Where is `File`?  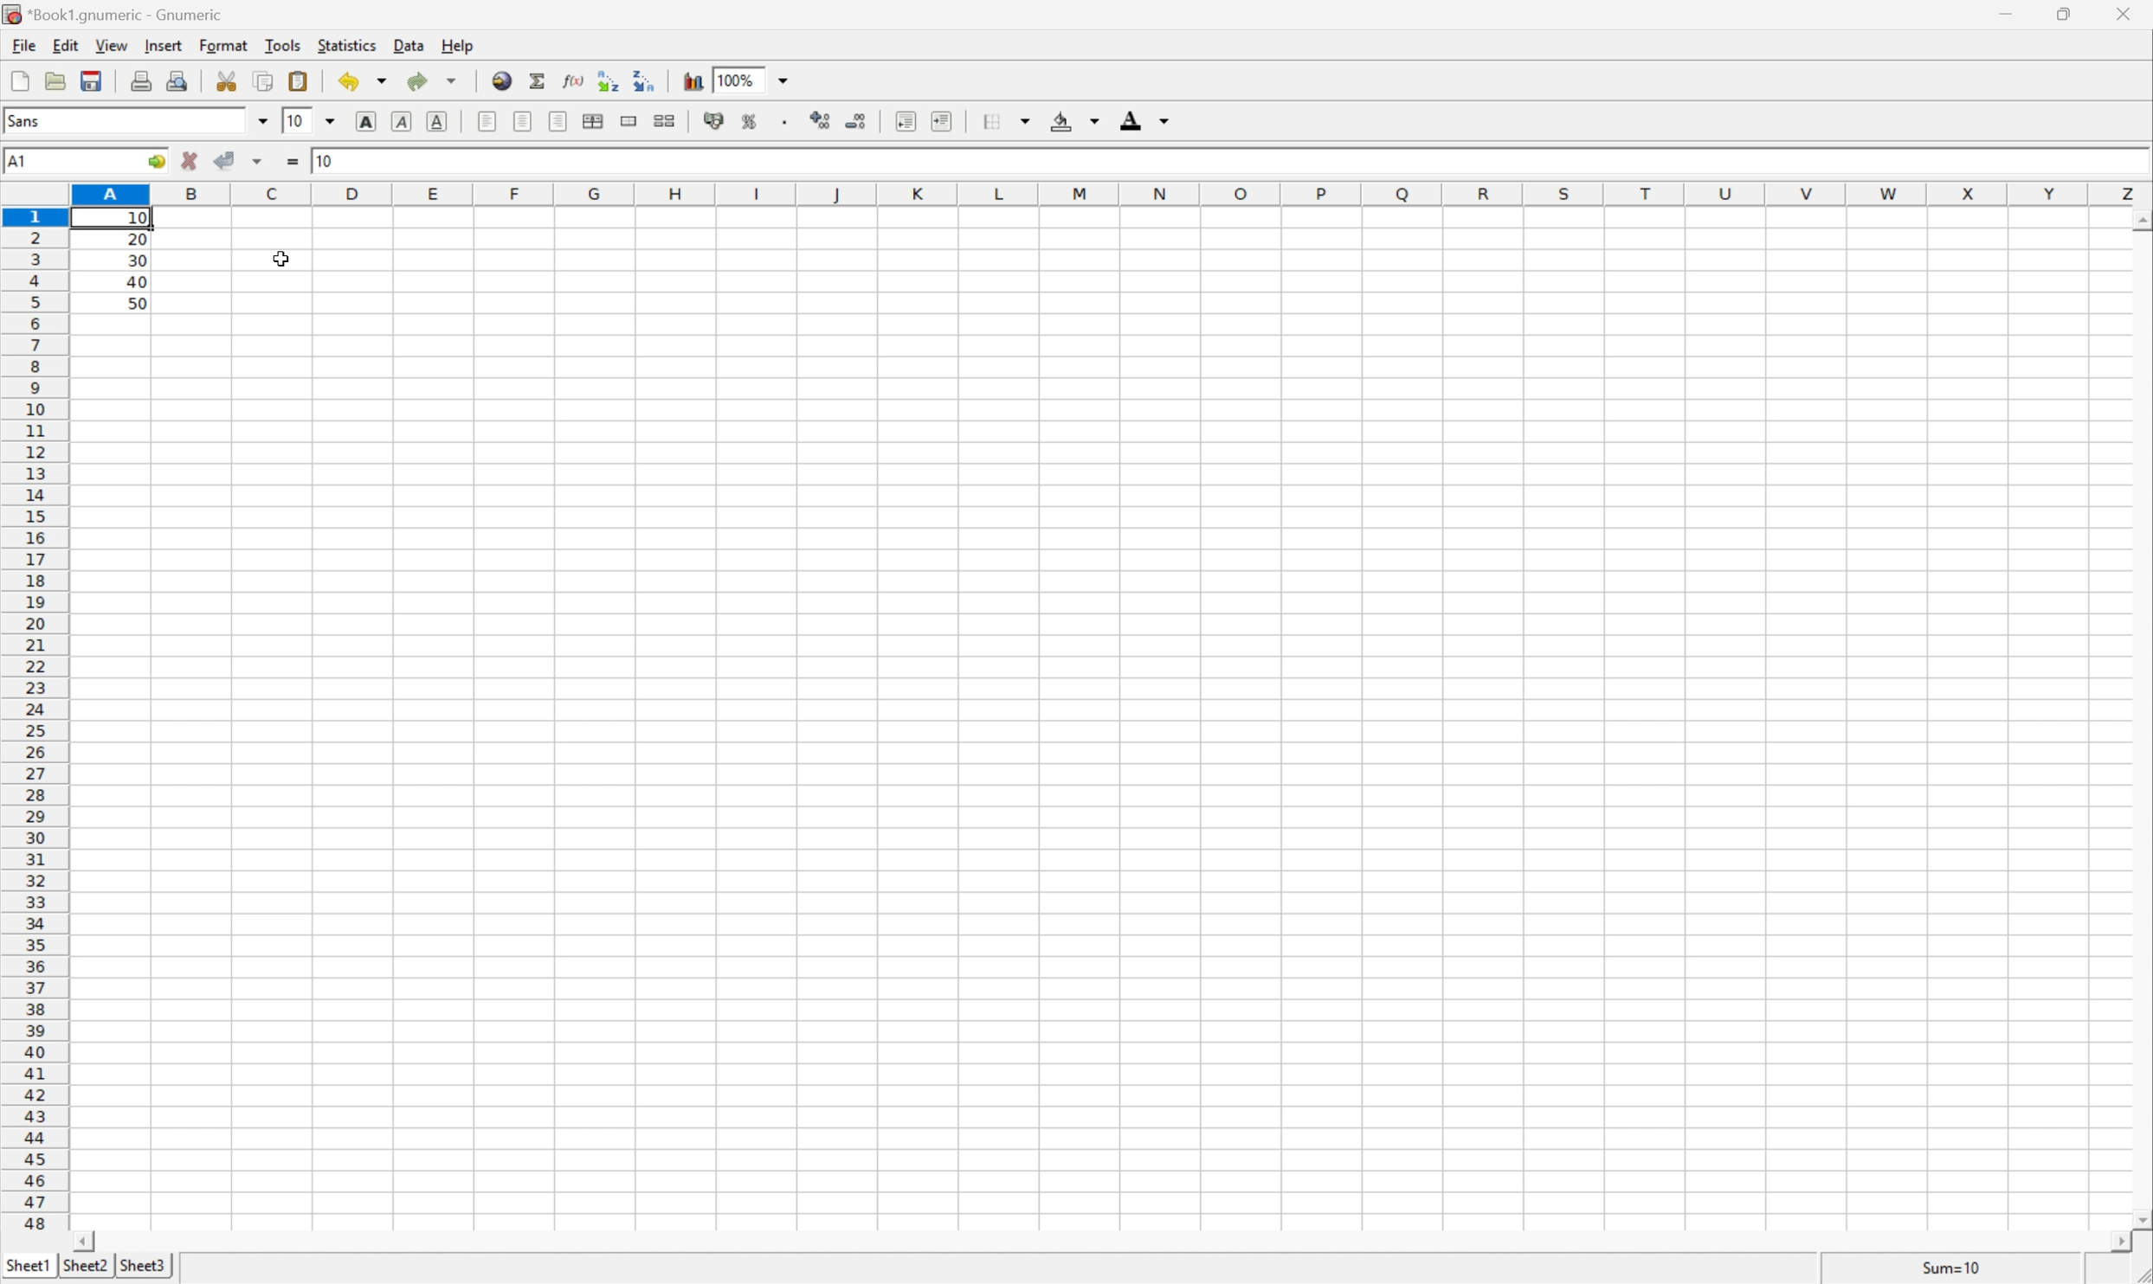 File is located at coordinates (24, 45).